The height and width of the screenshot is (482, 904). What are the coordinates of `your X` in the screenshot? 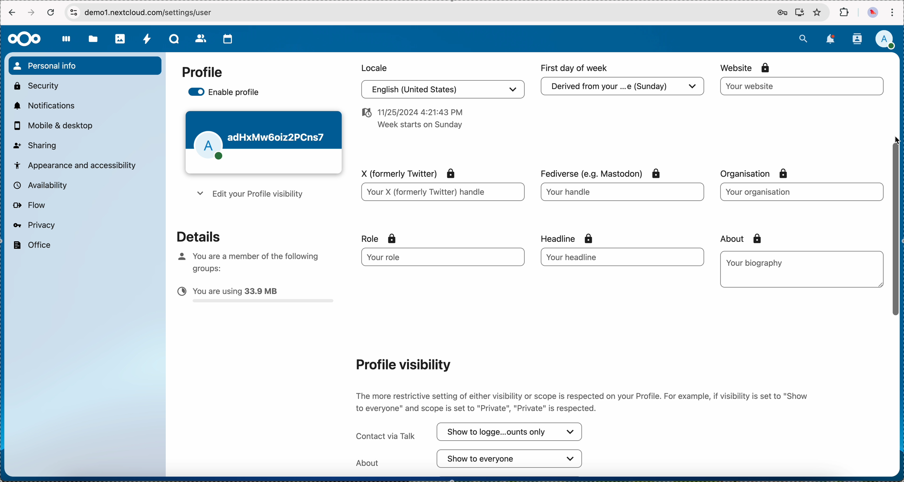 It's located at (442, 193).